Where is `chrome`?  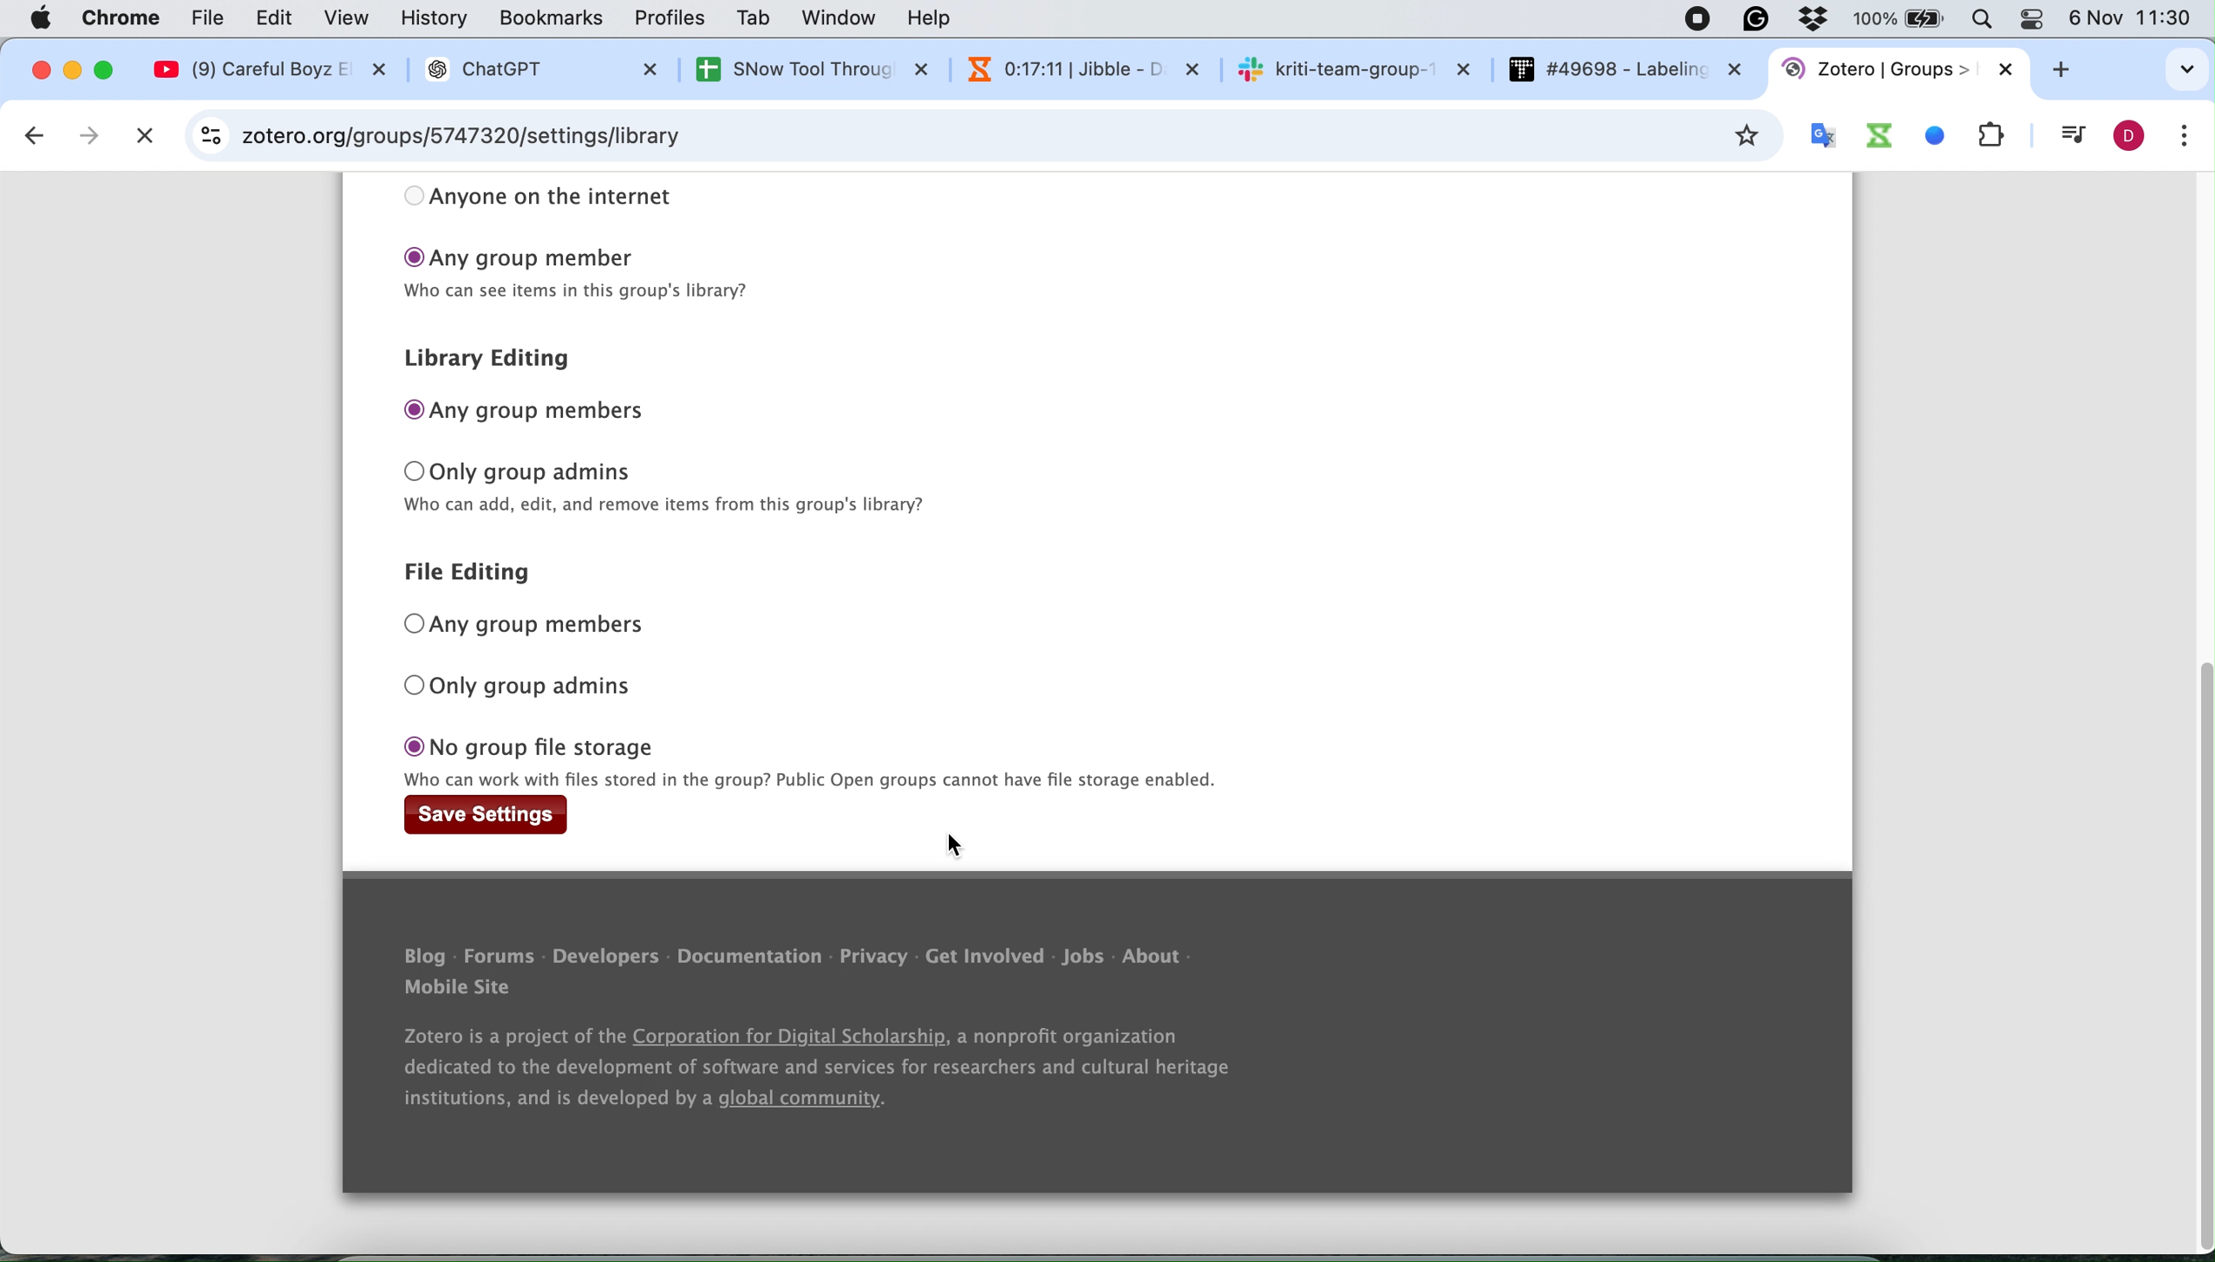 chrome is located at coordinates (125, 16).